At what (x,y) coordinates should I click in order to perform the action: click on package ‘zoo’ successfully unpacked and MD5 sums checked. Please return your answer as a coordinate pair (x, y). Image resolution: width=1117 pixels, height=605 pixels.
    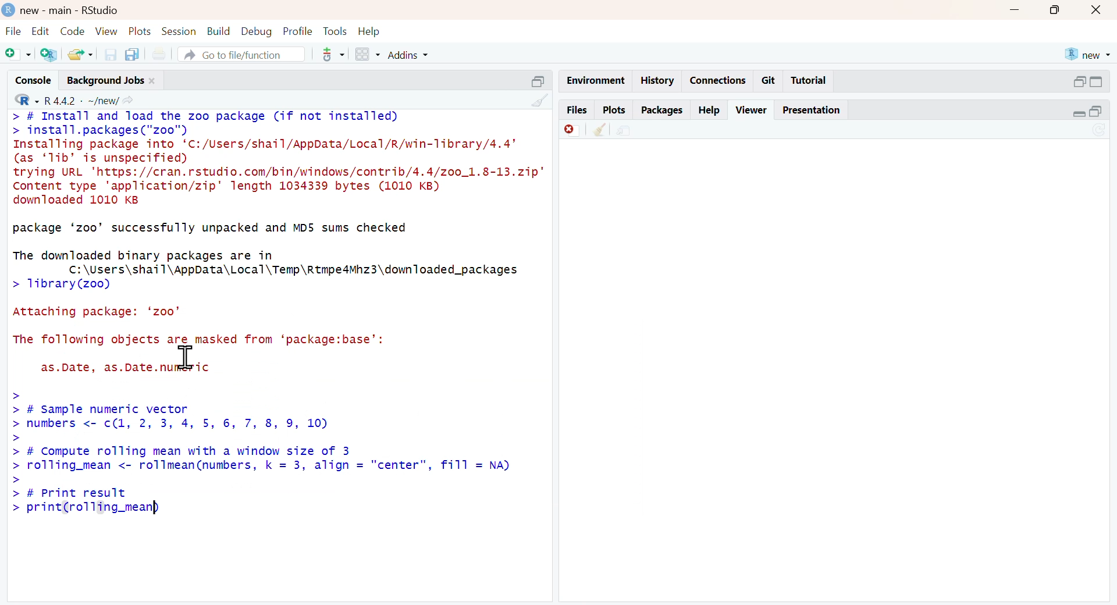
    Looking at the image, I should click on (211, 229).